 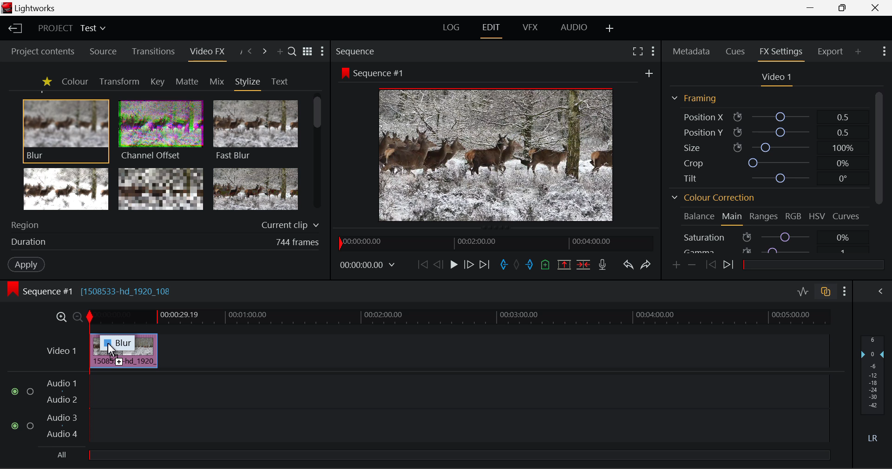 What do you see at coordinates (713, 197) in the screenshot?
I see `Colour Correction` at bounding box center [713, 197].